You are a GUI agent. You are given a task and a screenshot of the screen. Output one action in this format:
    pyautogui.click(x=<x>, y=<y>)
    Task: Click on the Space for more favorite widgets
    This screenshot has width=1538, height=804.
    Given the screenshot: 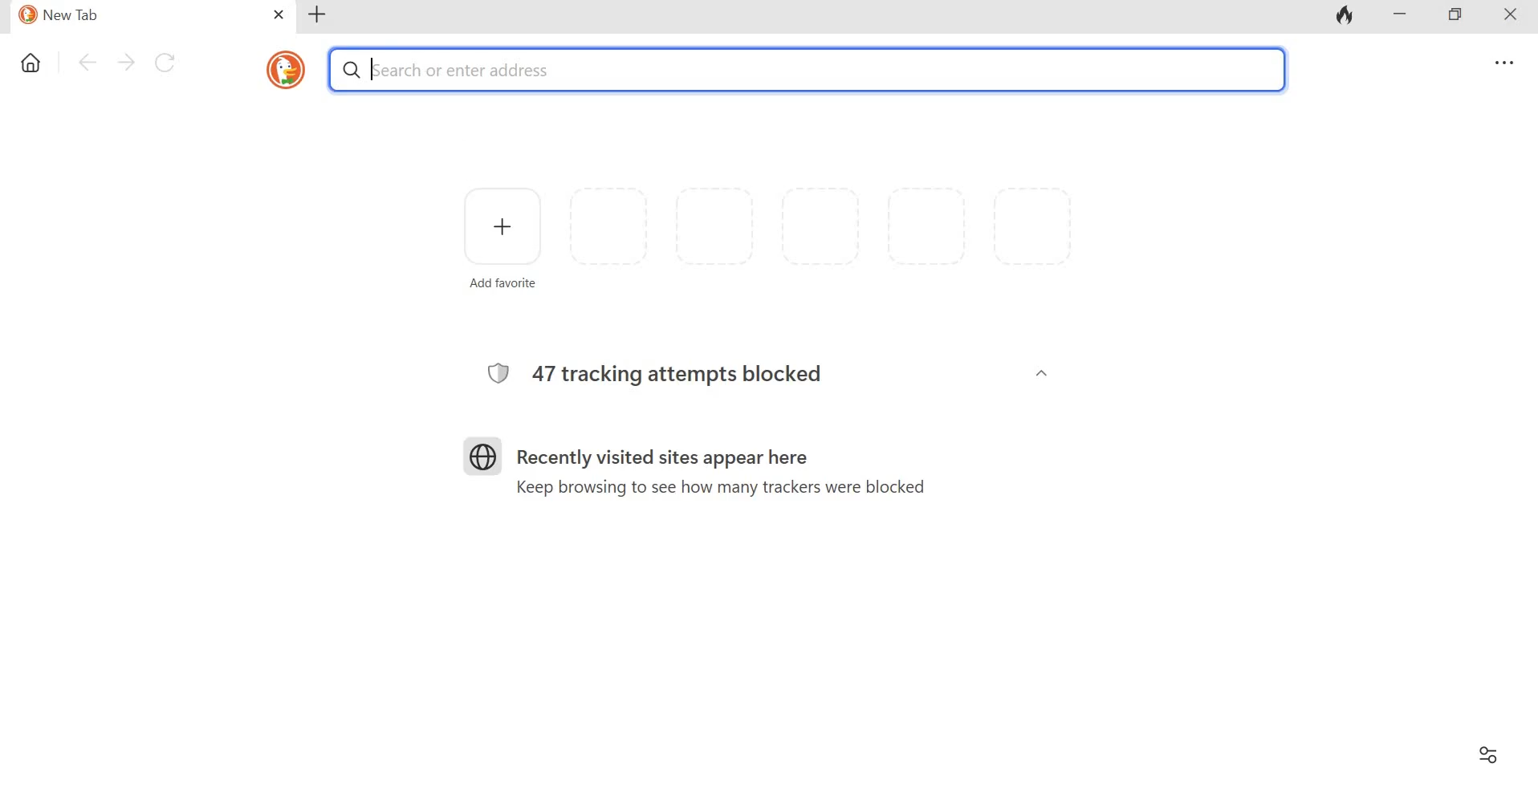 What is the action you would take?
    pyautogui.click(x=821, y=226)
    